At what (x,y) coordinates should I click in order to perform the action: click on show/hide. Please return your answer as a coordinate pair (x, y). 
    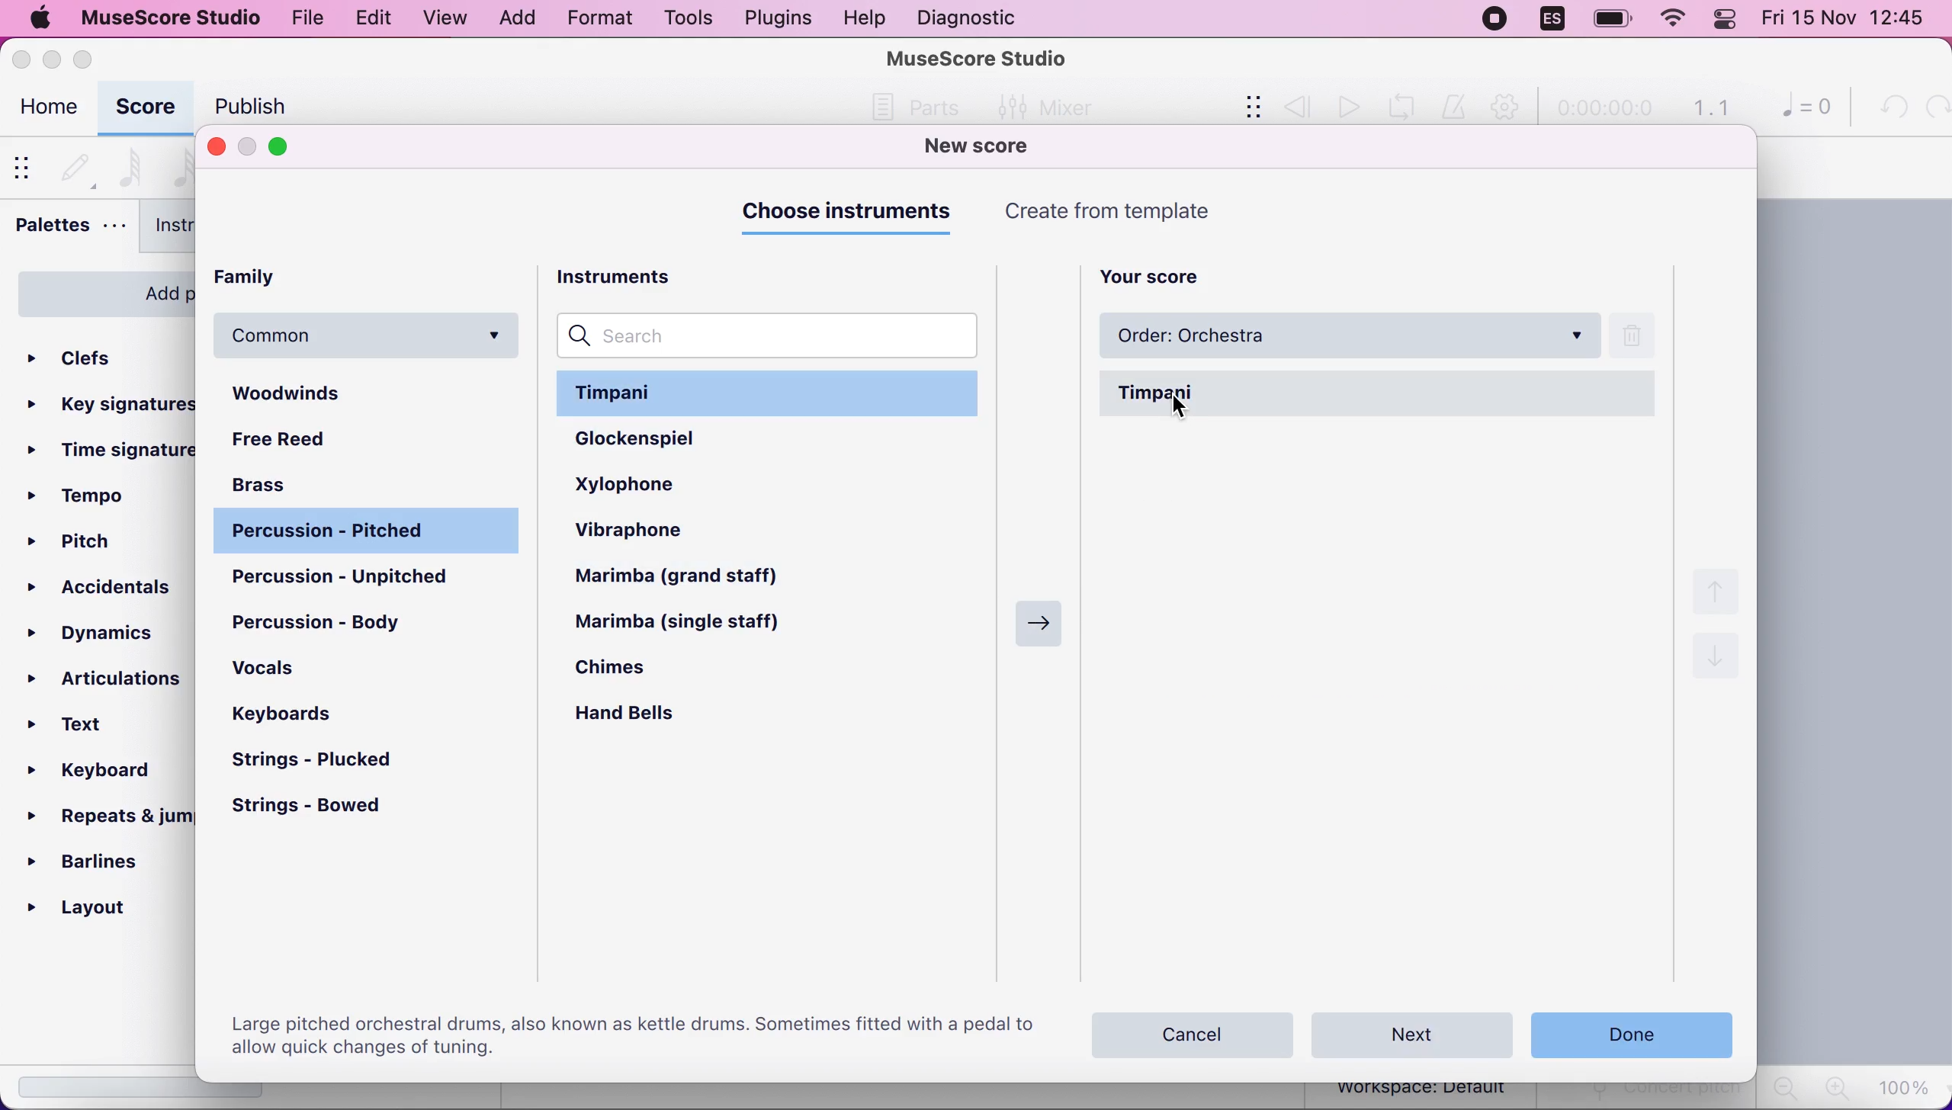
    Looking at the image, I should click on (1242, 108).